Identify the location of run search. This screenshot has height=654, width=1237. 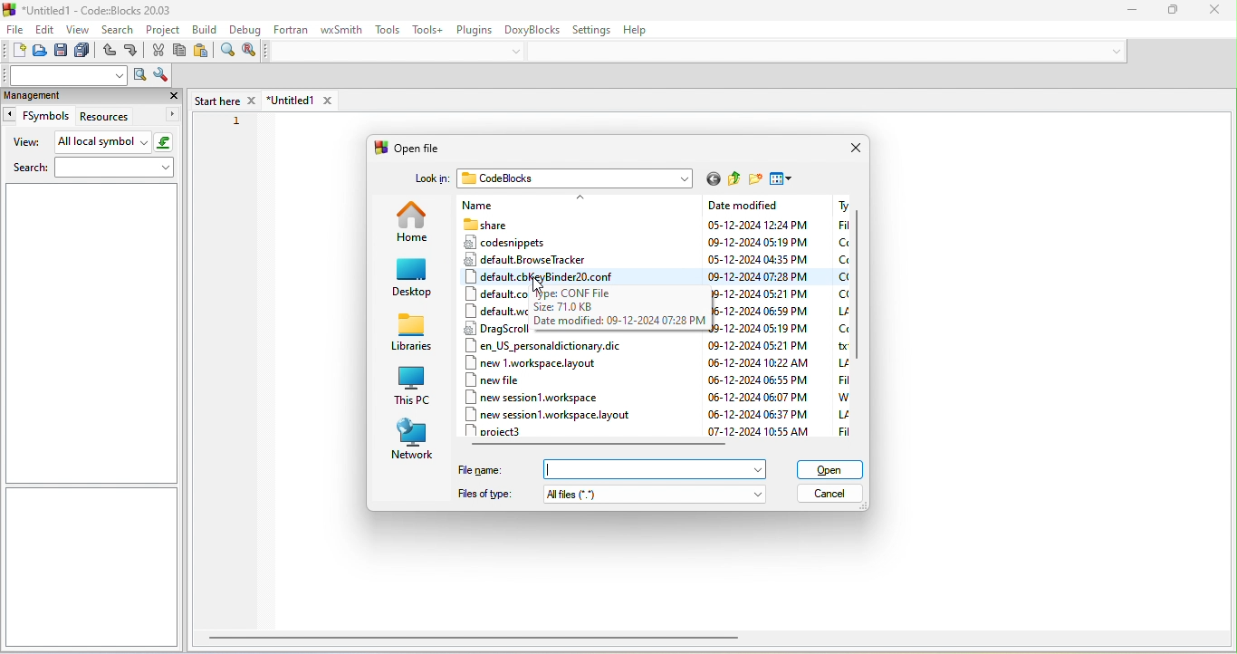
(139, 75).